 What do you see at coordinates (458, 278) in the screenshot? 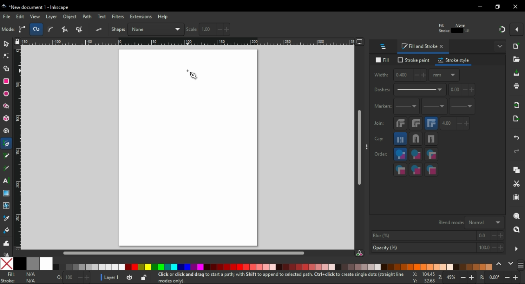
I see `zoom in/zoom out` at bounding box center [458, 278].